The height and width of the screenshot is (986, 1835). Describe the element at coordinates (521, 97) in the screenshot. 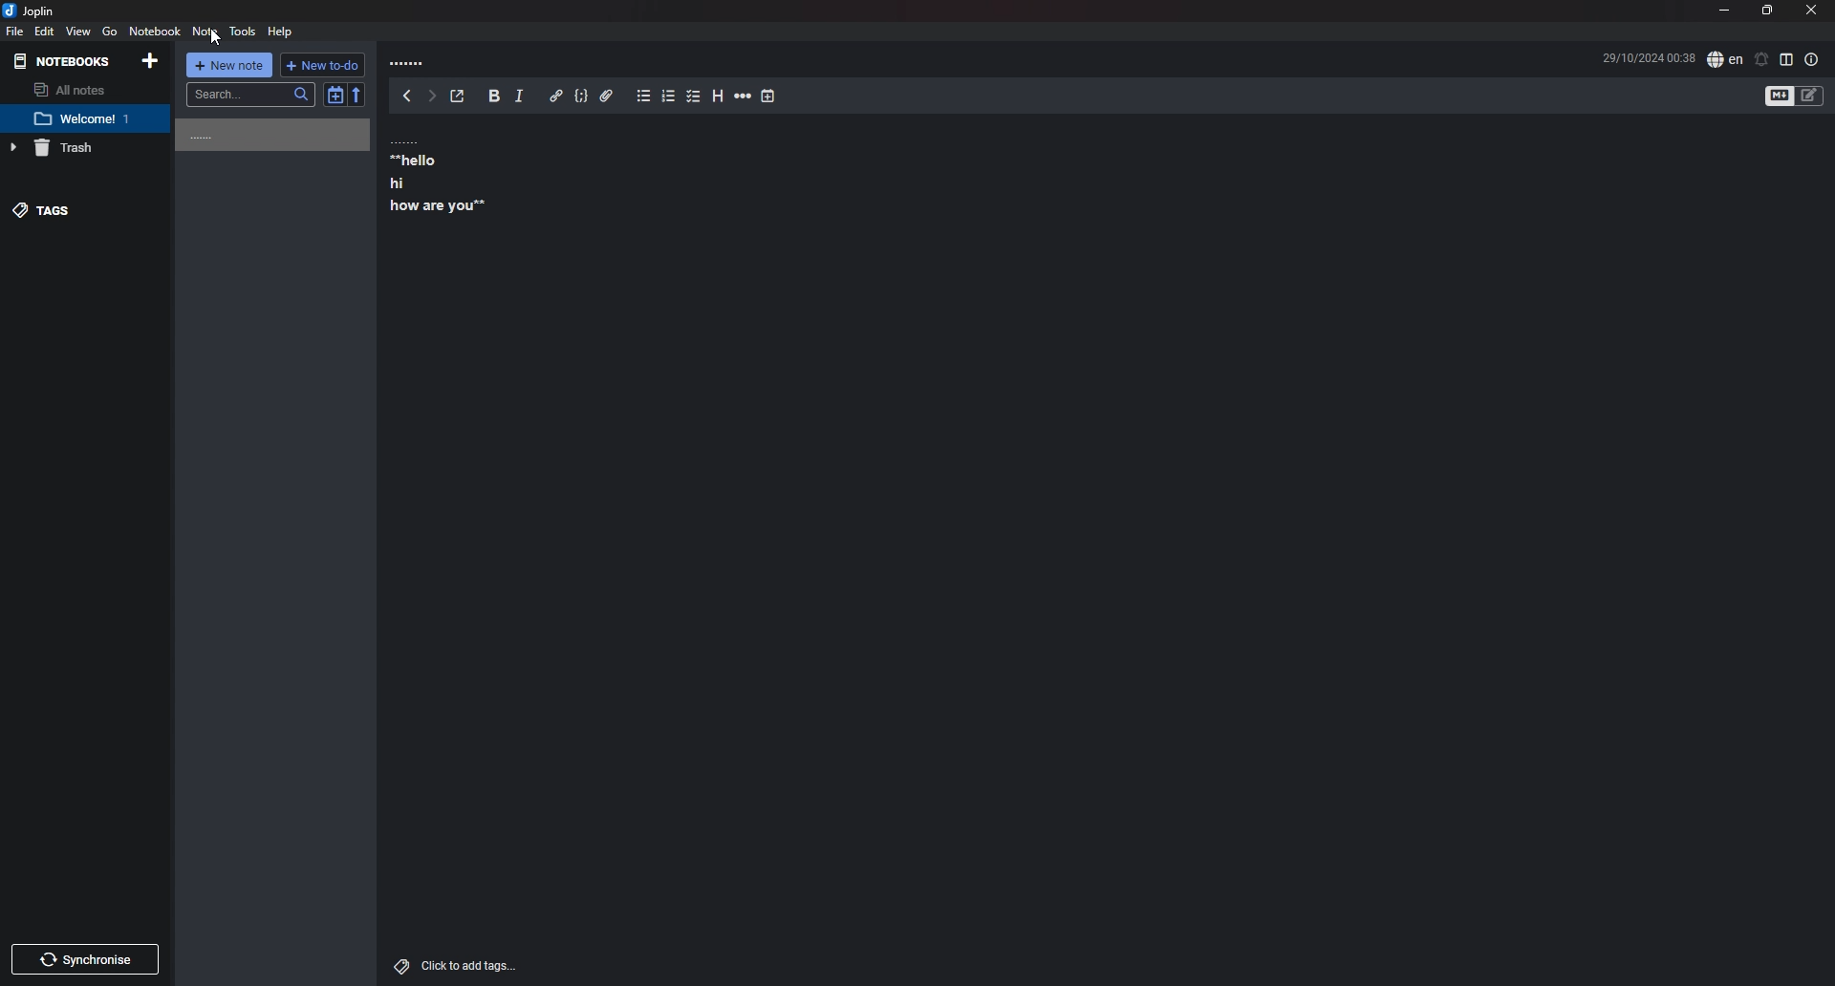

I see `Italic` at that location.